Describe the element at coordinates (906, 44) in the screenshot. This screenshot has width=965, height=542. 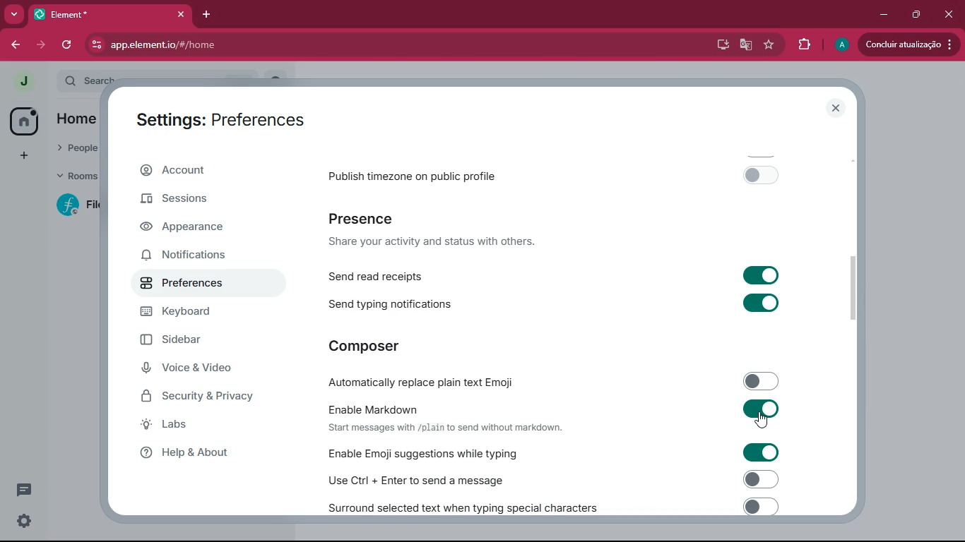
I see `update` at that location.